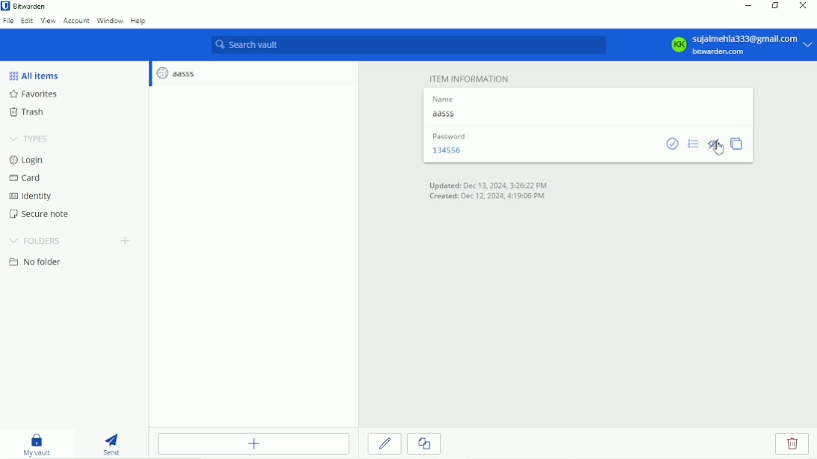 This screenshot has width=817, height=459. Describe the element at coordinates (749, 6) in the screenshot. I see `Minimize` at that location.